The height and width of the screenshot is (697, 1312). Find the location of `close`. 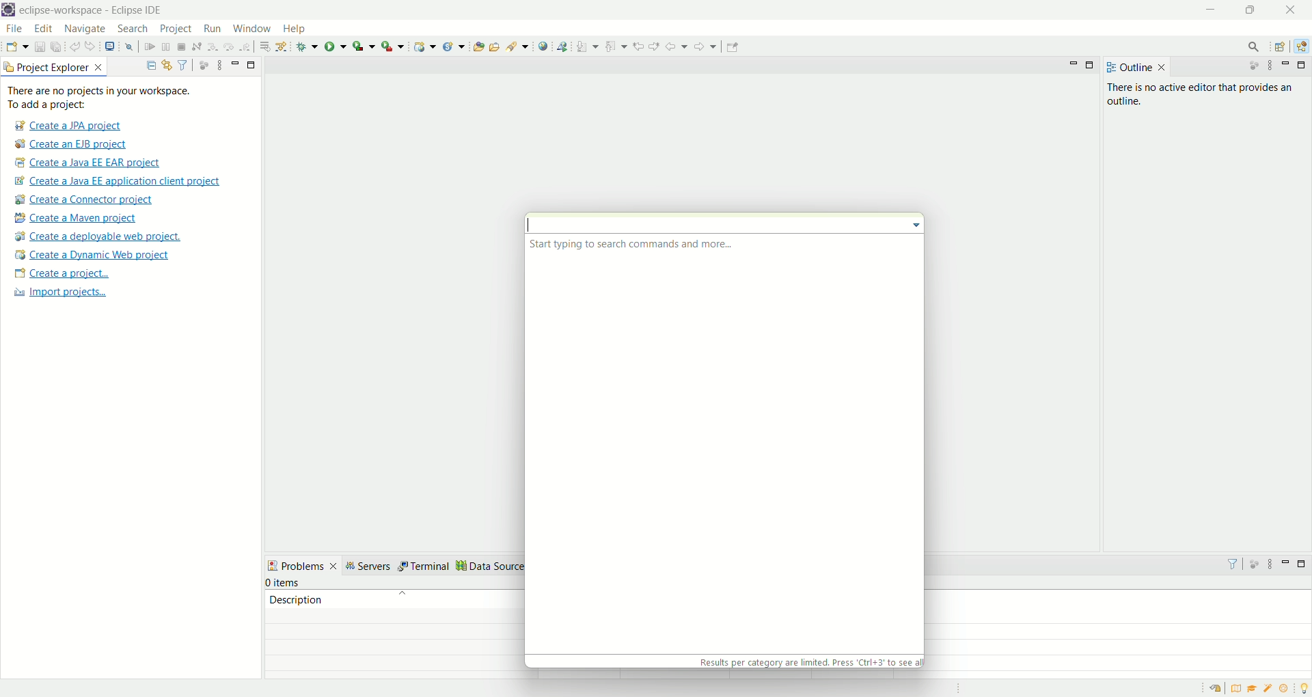

close is located at coordinates (1287, 10).